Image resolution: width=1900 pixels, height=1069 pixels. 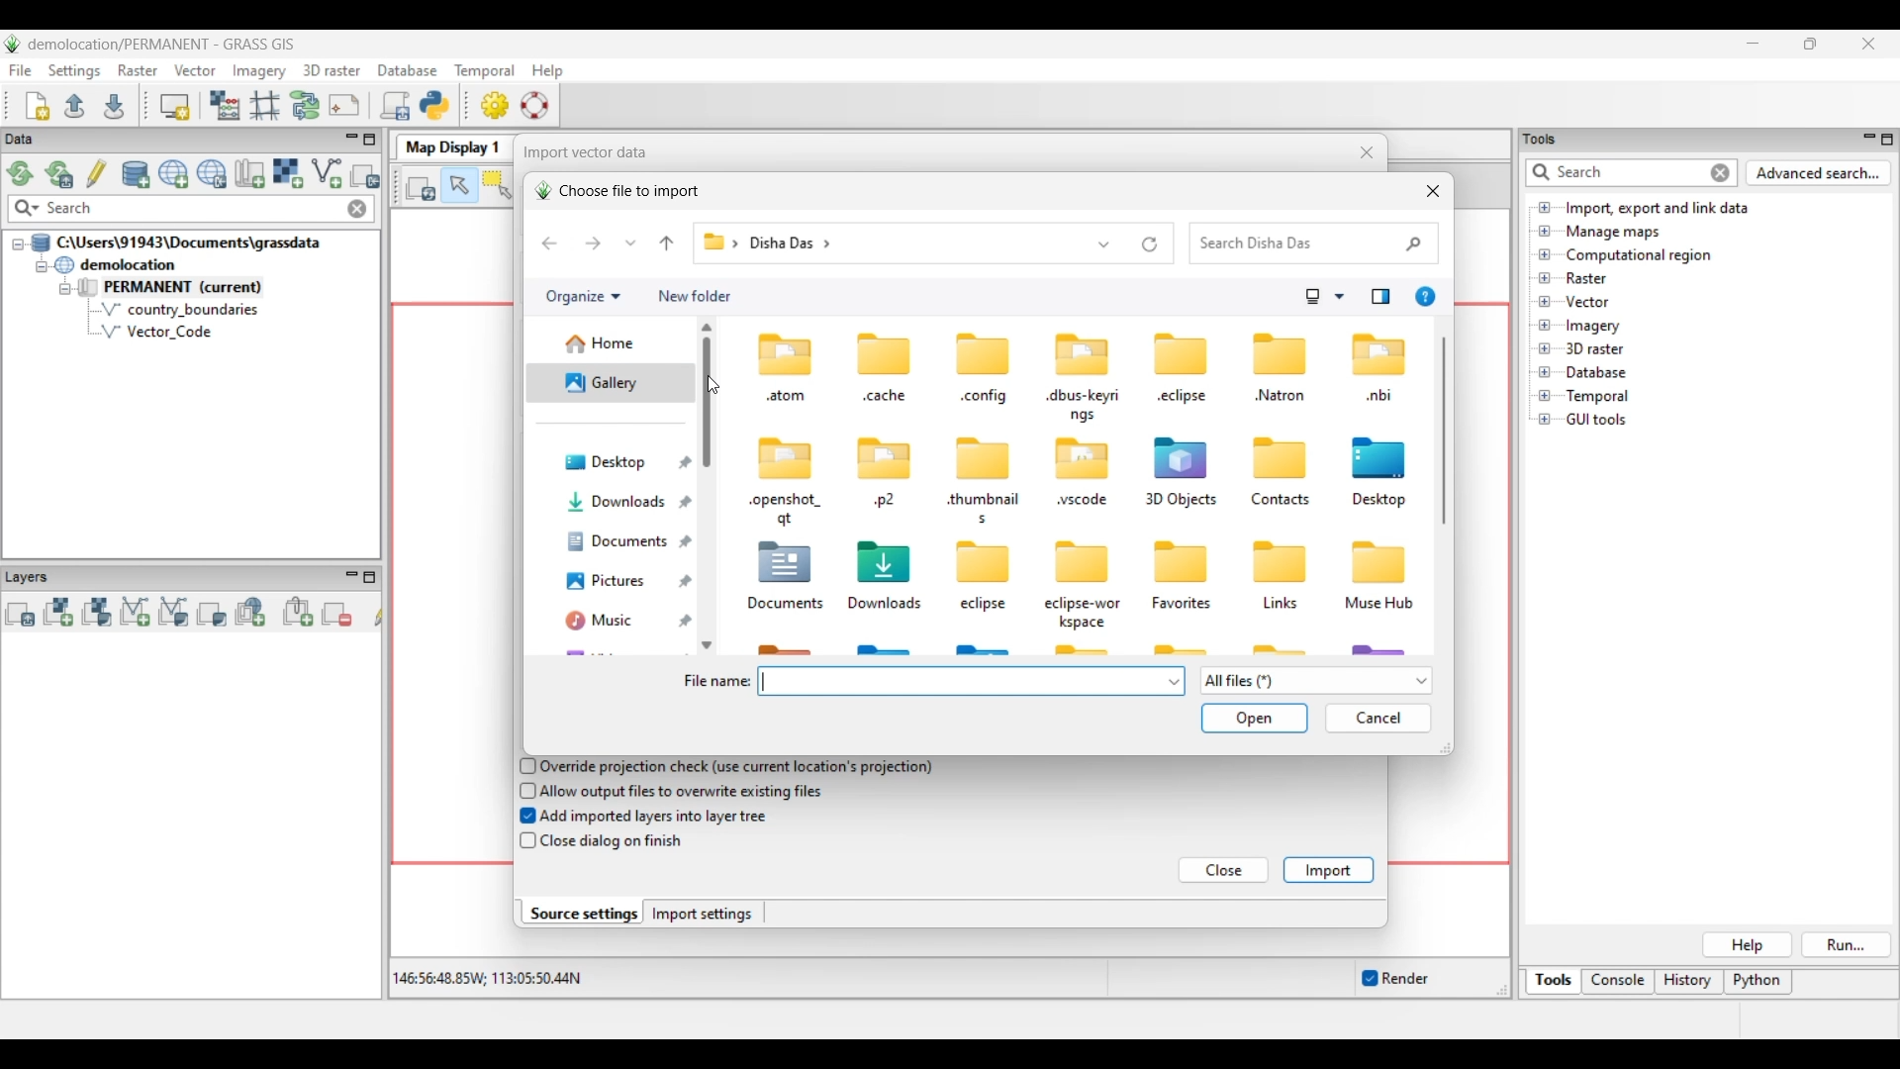 I want to click on Double click to collapse demolocation, so click(x=115, y=264).